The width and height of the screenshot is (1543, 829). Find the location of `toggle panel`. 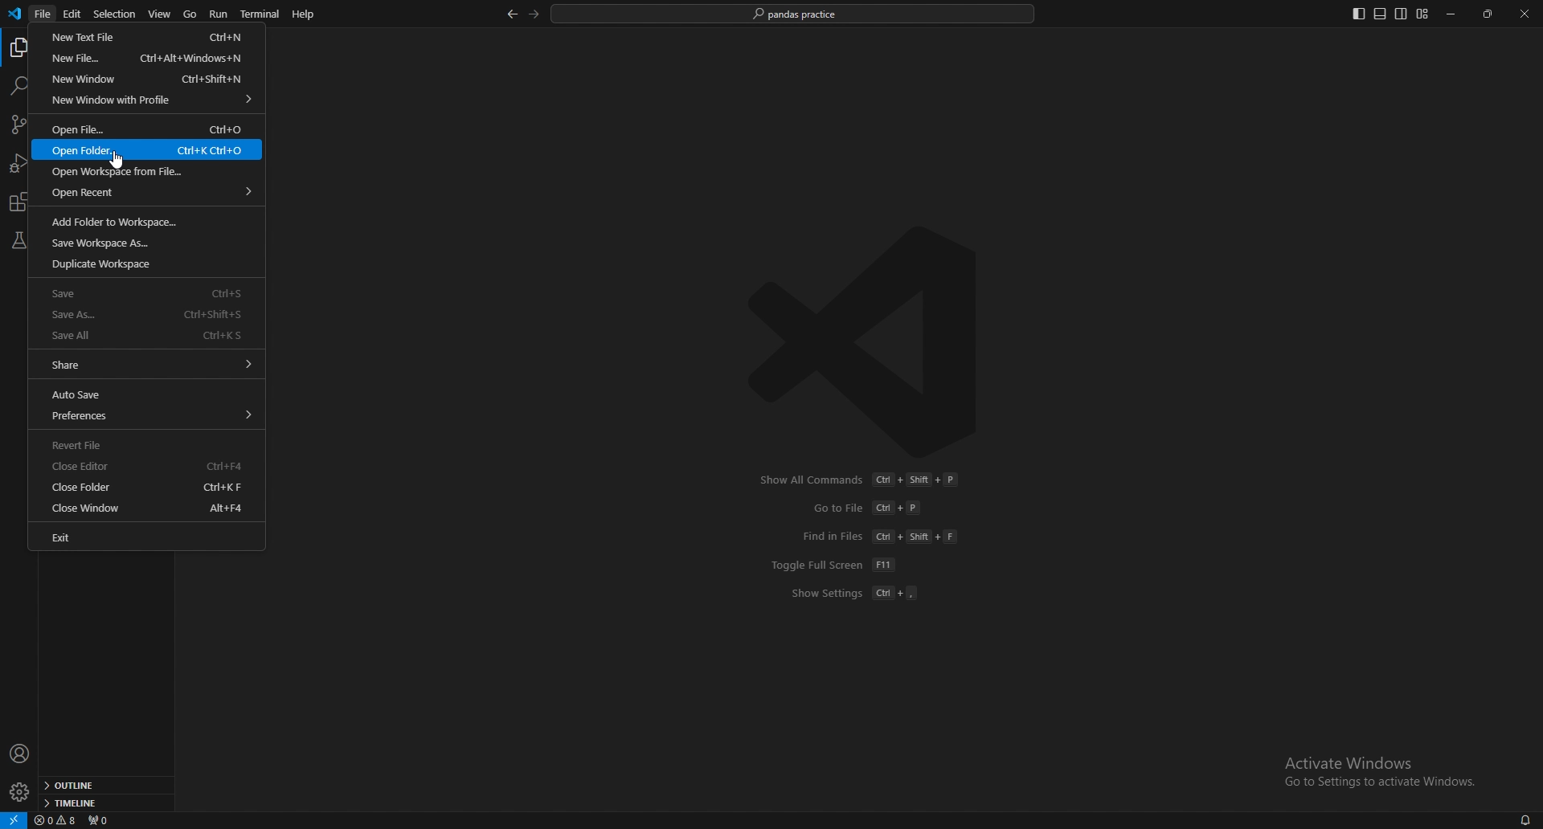

toggle panel is located at coordinates (1380, 14).